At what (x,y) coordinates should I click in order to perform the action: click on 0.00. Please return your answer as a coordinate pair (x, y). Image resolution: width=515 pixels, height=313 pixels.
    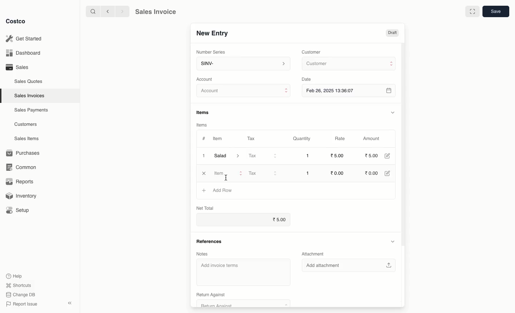
    Looking at the image, I should click on (372, 173).